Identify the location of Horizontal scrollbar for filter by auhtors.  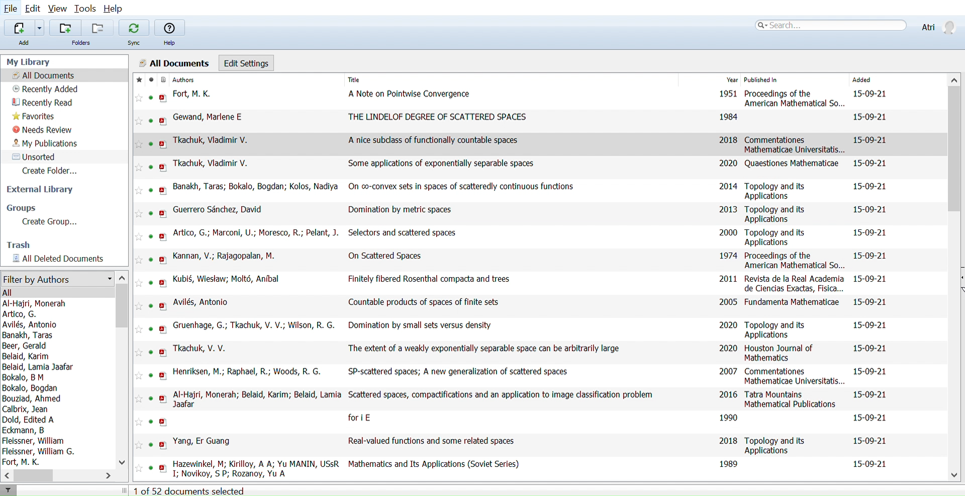
(34, 475).